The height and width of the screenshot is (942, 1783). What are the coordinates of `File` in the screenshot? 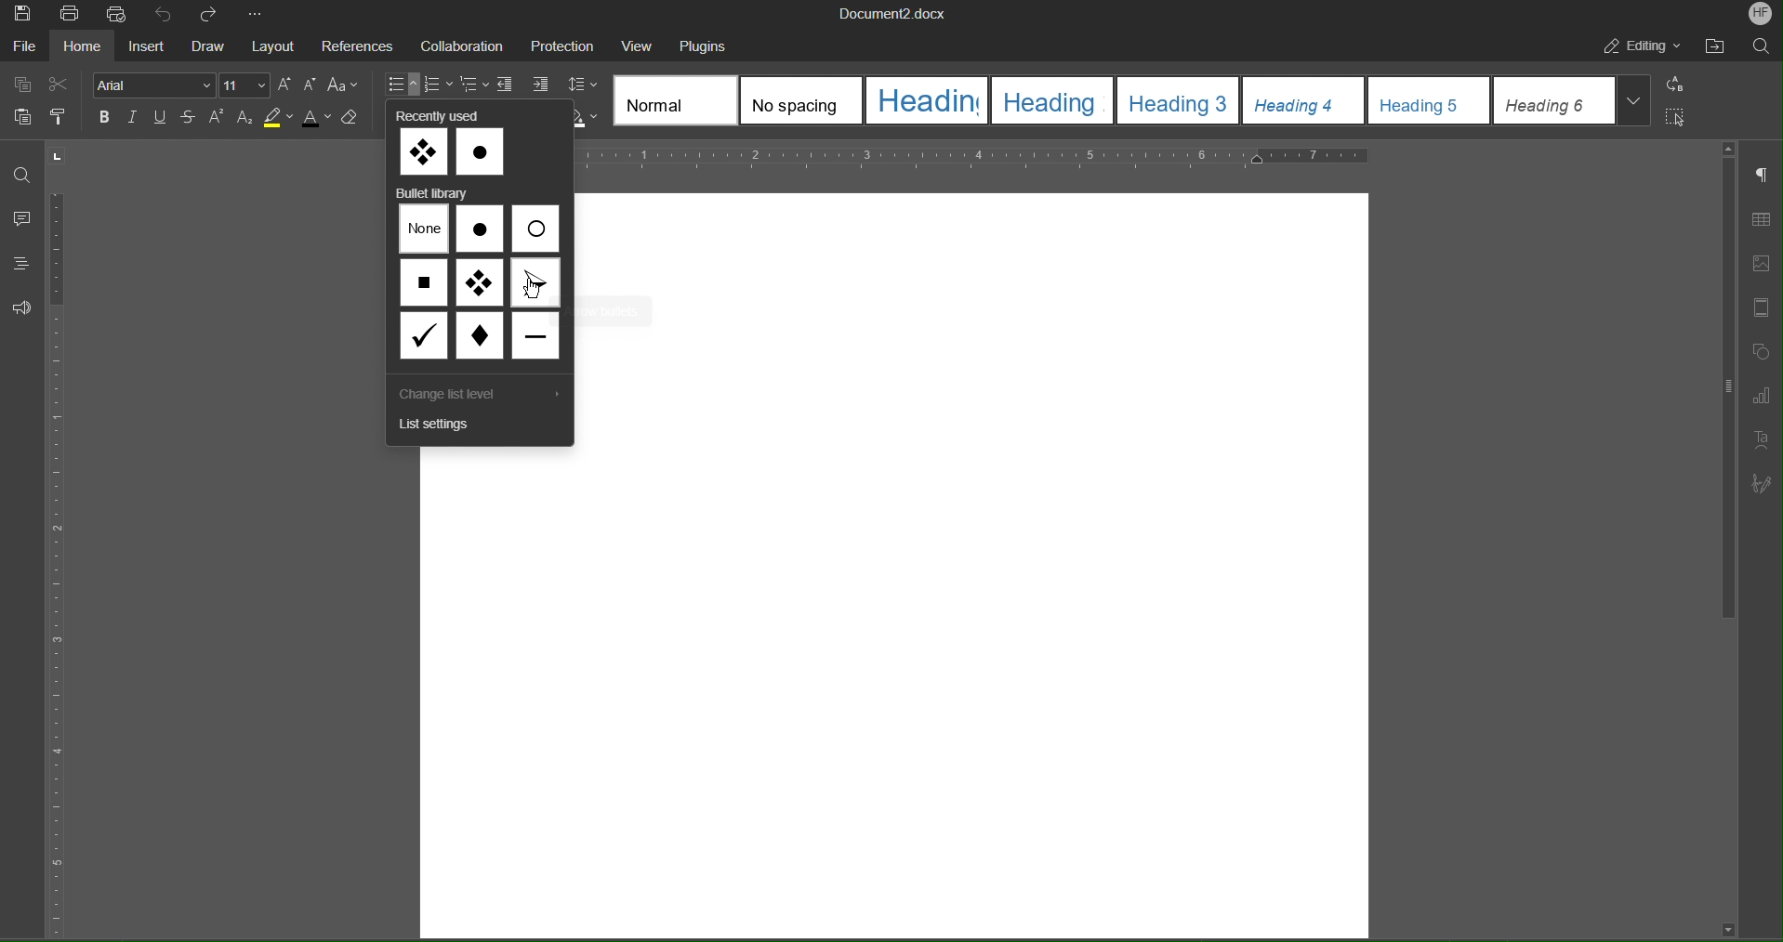 It's located at (26, 48).